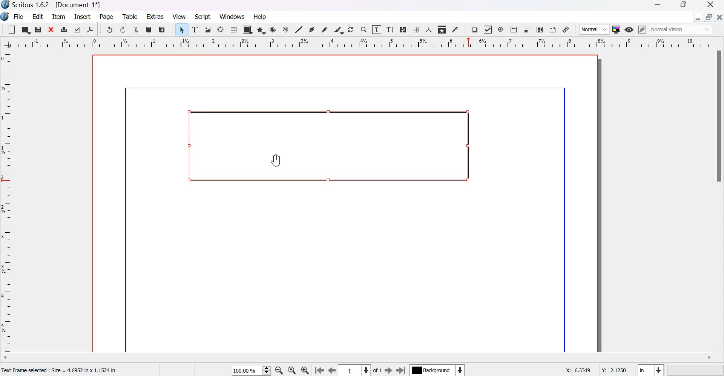 This screenshot has width=724, height=376. Describe the element at coordinates (709, 17) in the screenshot. I see `maximize` at that location.